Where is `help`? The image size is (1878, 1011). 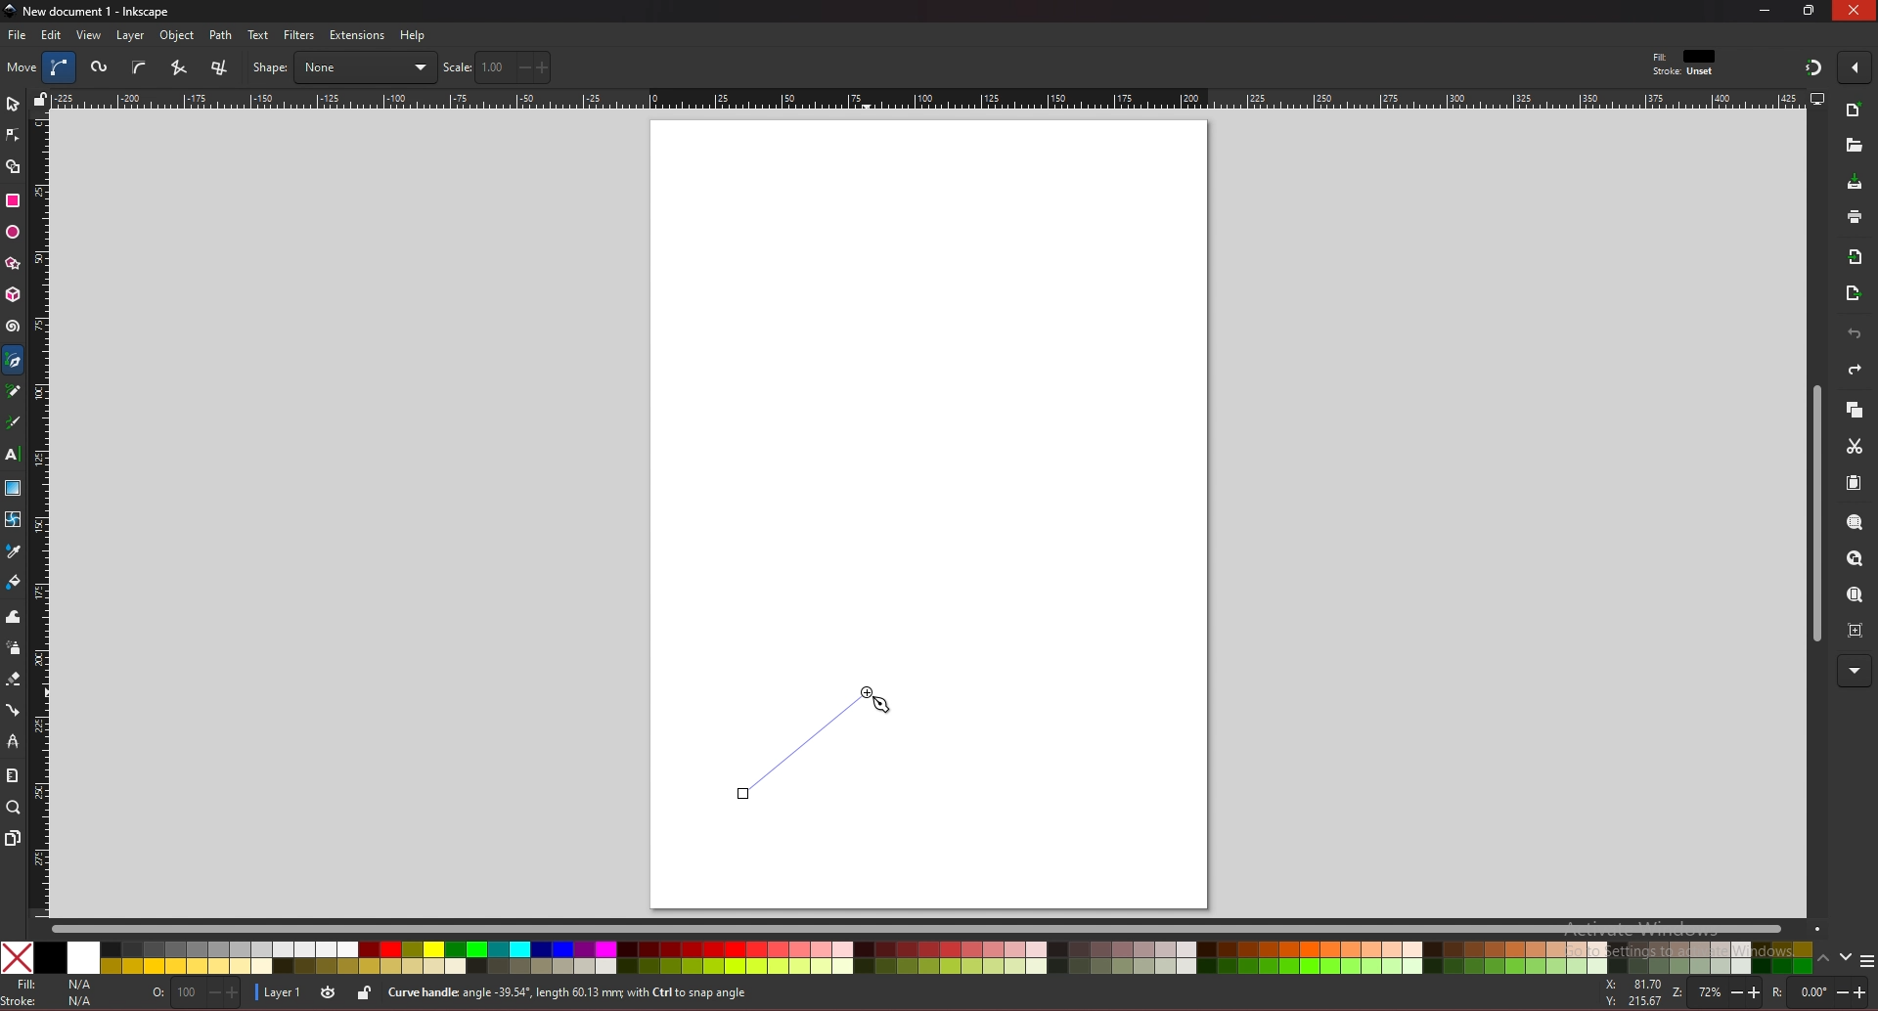
help is located at coordinates (414, 35).